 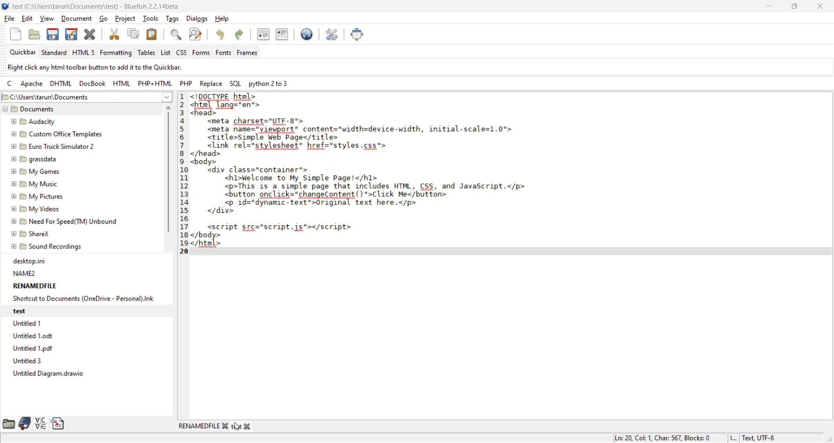 I want to click on php html, so click(x=156, y=84).